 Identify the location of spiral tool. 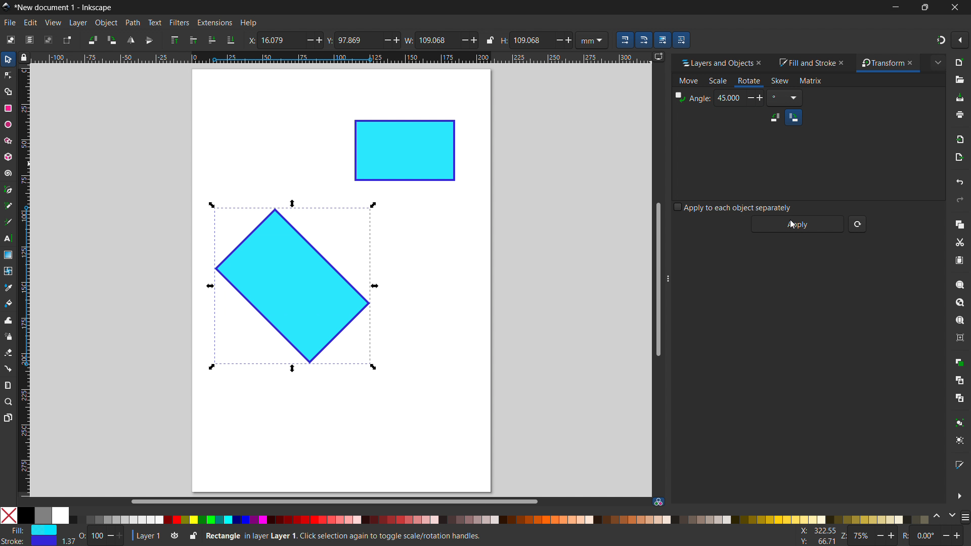
(7, 173).